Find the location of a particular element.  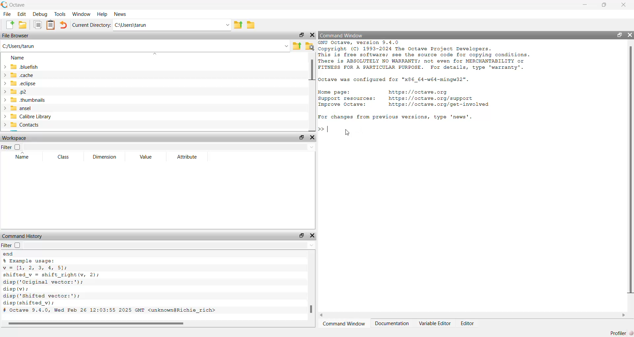

detail of octave configuration is located at coordinates (402, 79).